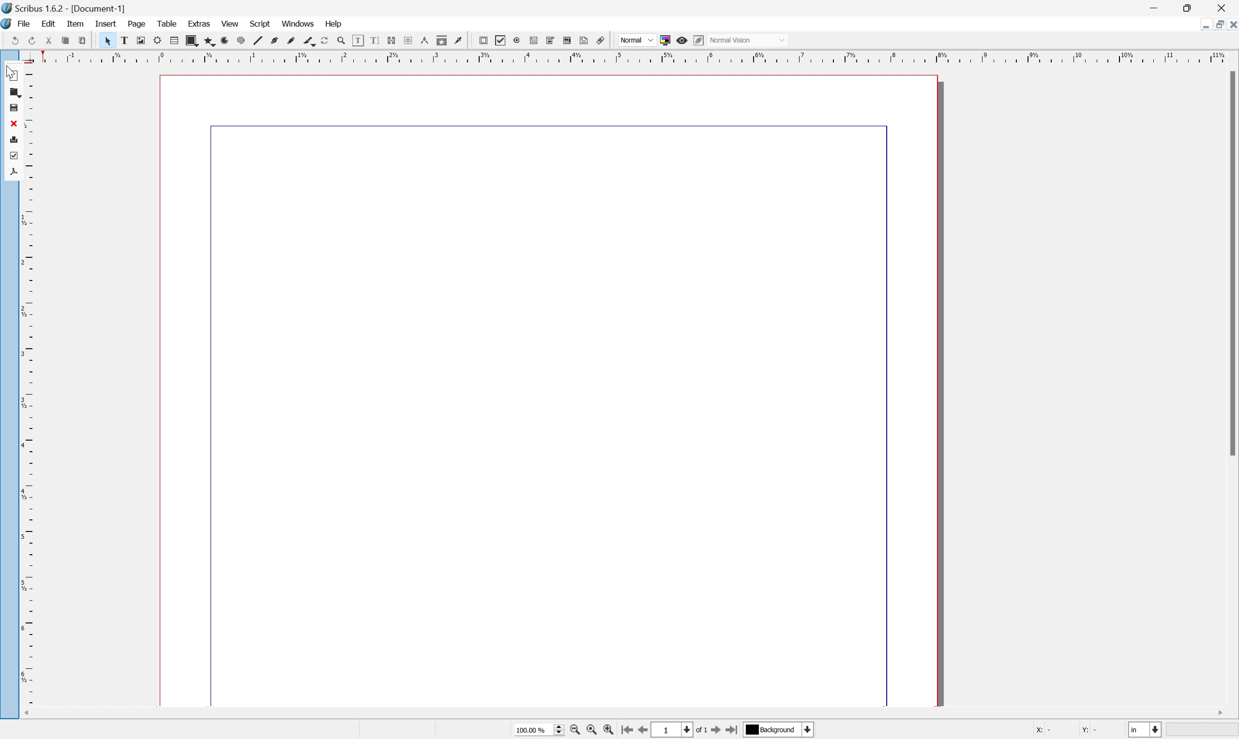  What do you see at coordinates (460, 41) in the screenshot?
I see `Zoom in or zoom out` at bounding box center [460, 41].